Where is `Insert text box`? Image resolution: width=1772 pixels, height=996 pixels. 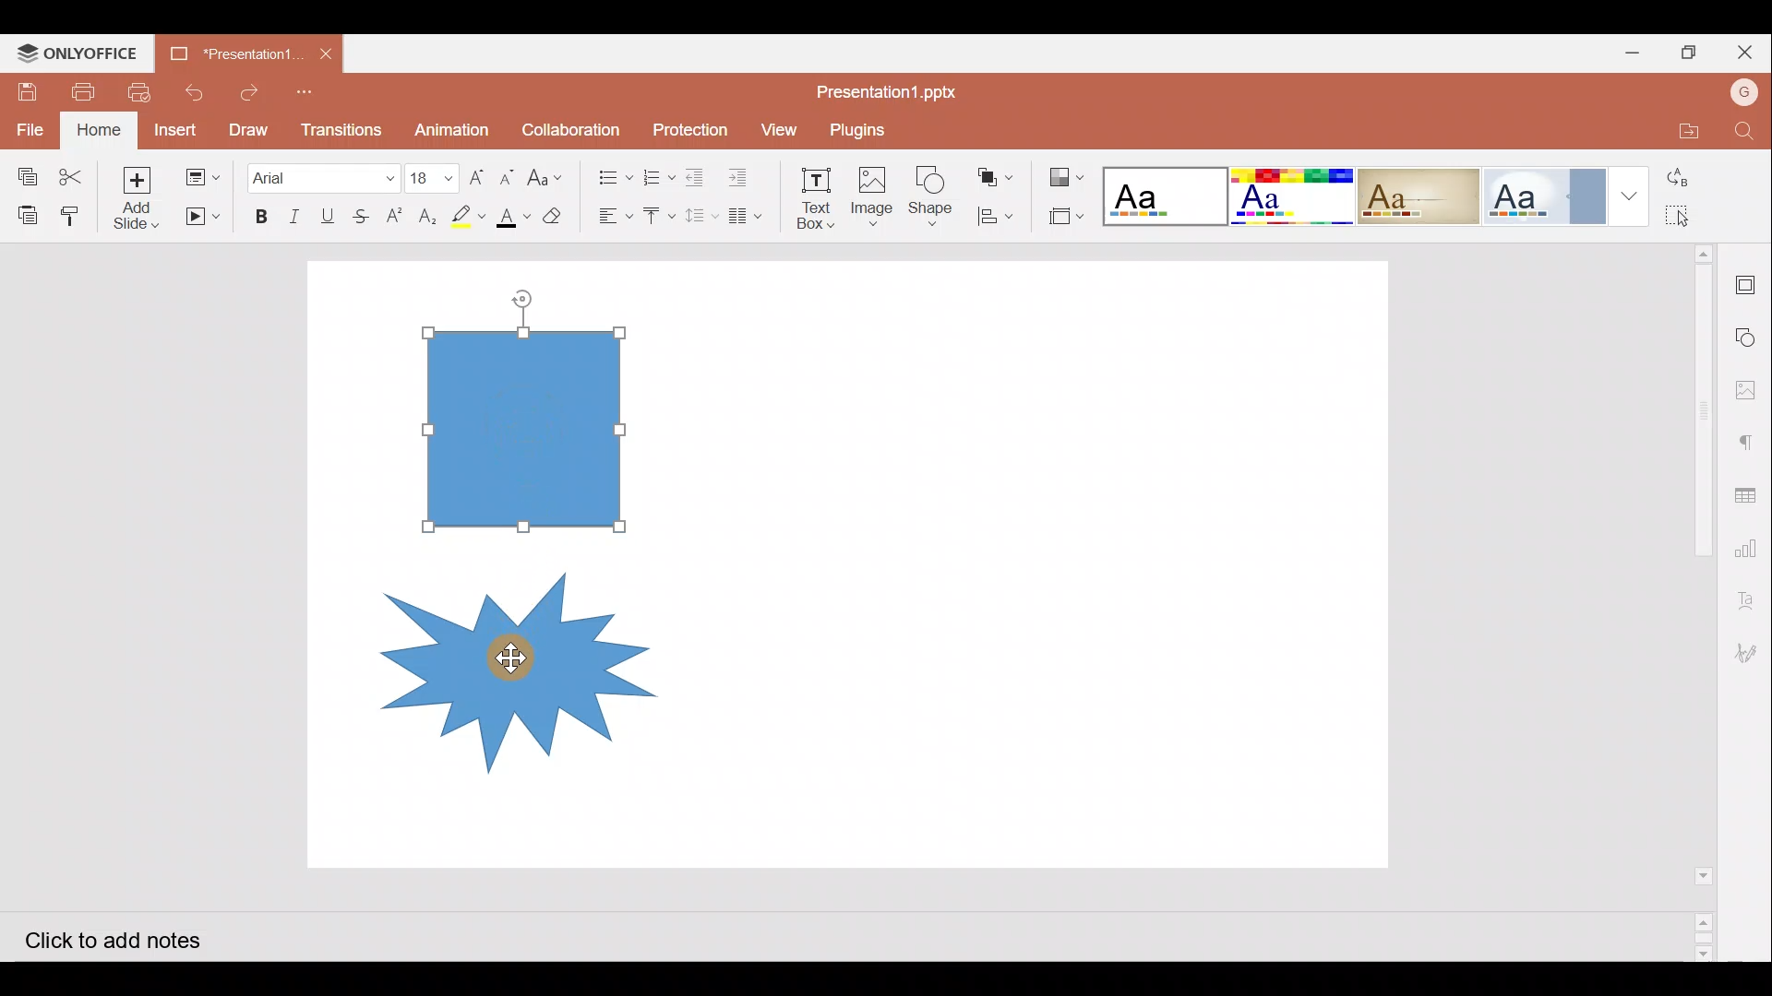
Insert text box is located at coordinates (808, 193).